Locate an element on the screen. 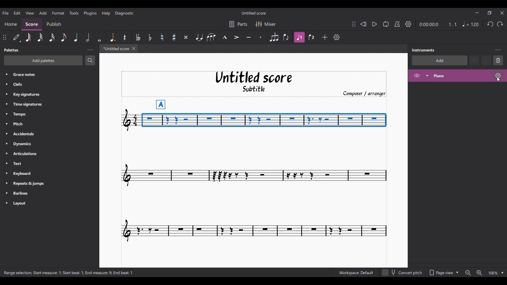 The image size is (507, 285). Text is located at coordinates (28, 164).